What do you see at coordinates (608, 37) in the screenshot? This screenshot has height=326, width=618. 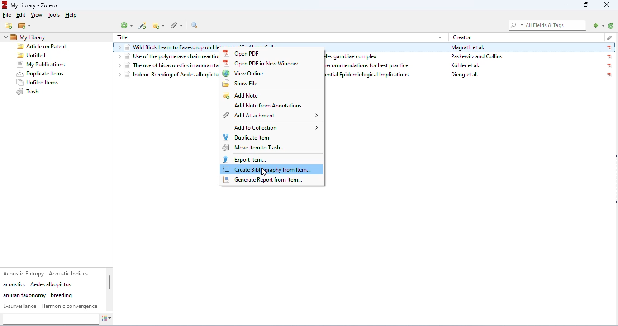 I see `attachment` at bounding box center [608, 37].